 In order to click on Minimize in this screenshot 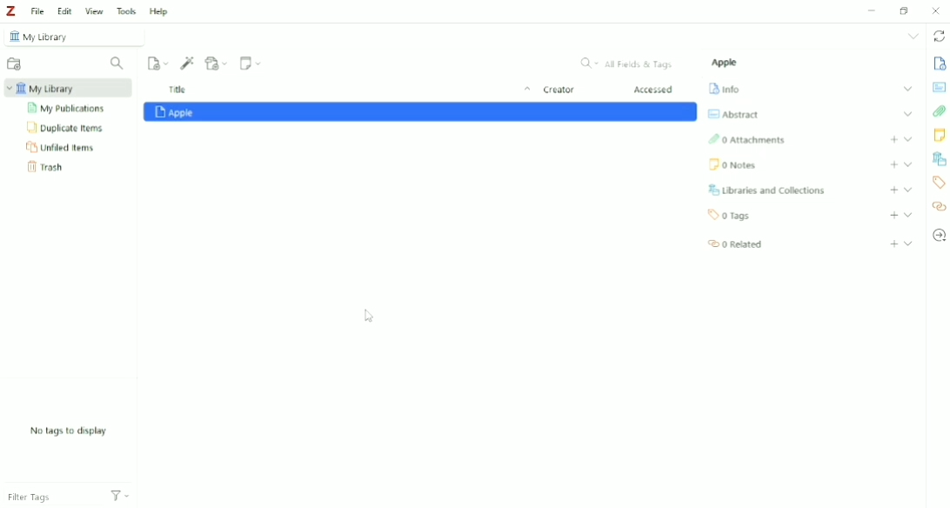, I will do `click(873, 10)`.